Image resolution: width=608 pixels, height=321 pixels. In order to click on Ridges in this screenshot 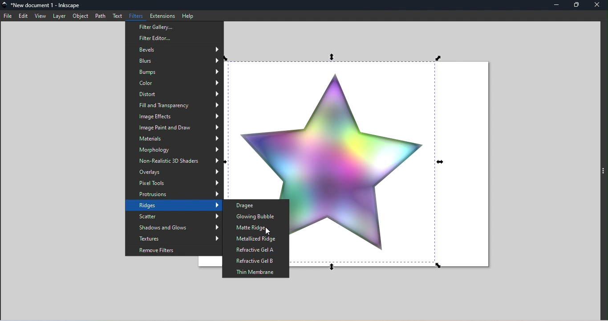, I will do `click(173, 206)`.